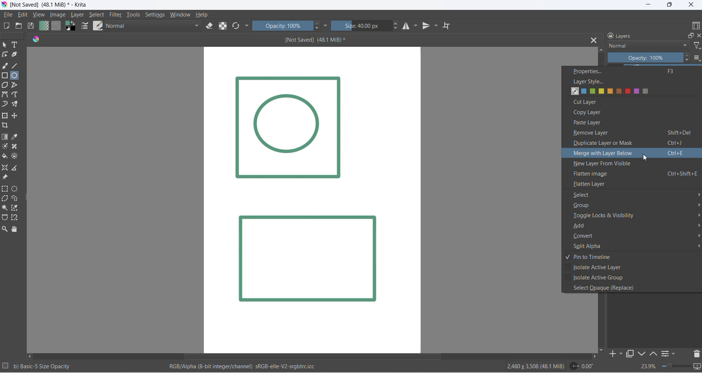 Image resolution: width=702 pixels, height=373 pixels. Describe the element at coordinates (5, 137) in the screenshot. I see `draw gradient` at that location.